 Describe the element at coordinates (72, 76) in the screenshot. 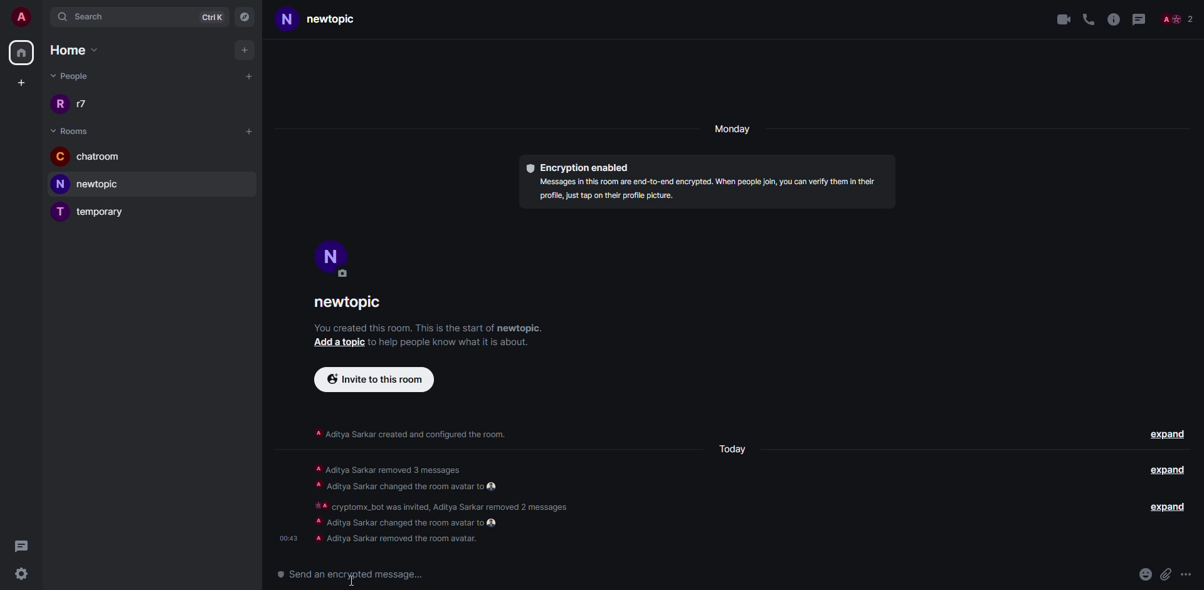

I see `people` at that location.